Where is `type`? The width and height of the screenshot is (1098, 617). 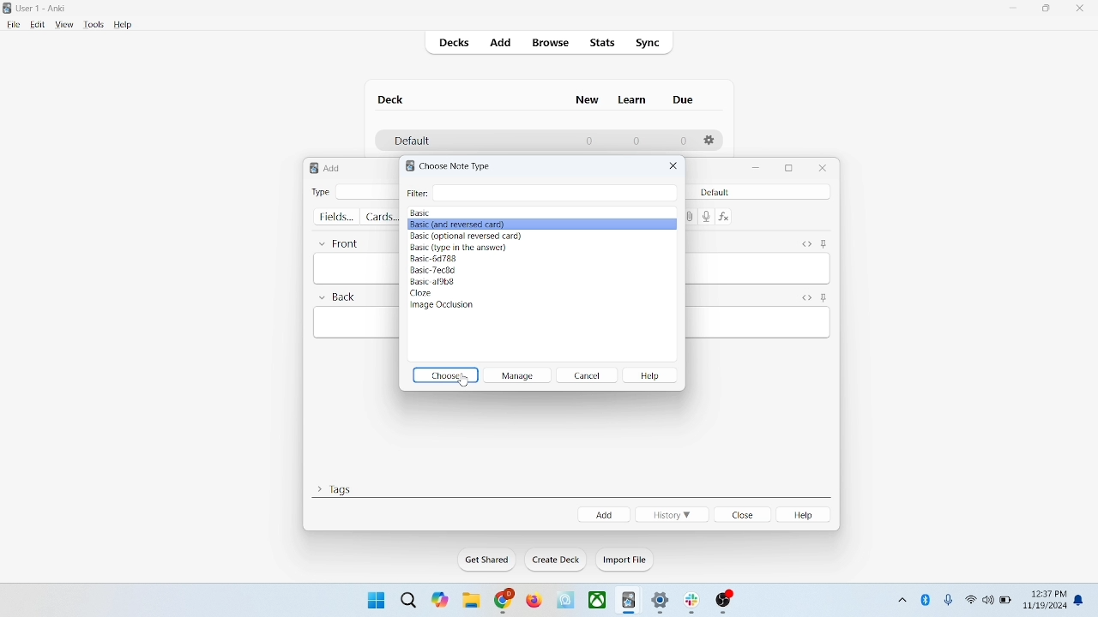
type is located at coordinates (320, 191).